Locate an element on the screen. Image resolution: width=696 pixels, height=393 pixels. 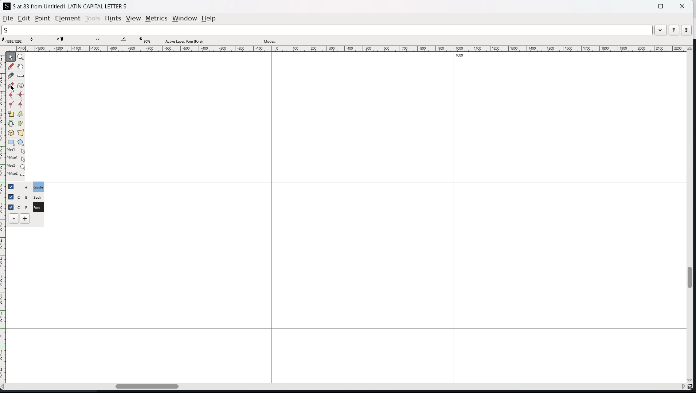
skew selection is located at coordinates (21, 124).